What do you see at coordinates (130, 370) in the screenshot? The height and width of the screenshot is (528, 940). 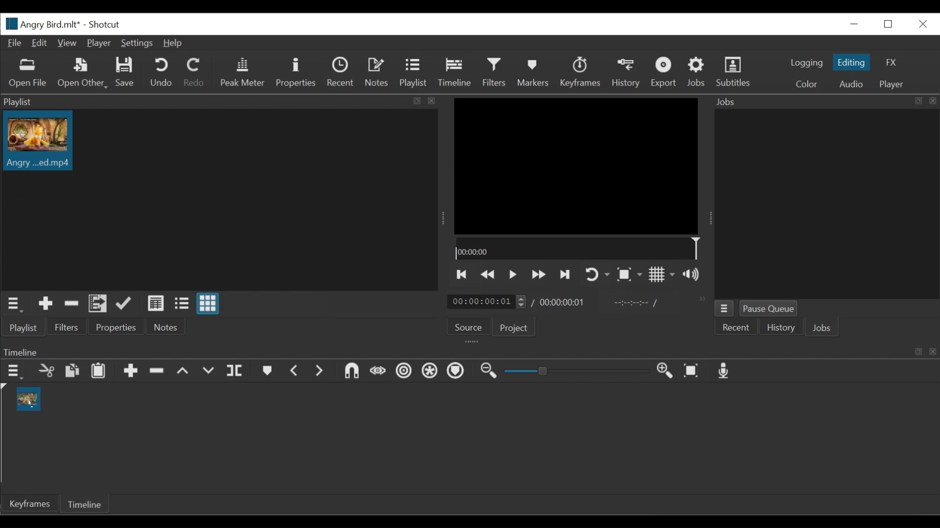 I see `Append` at bounding box center [130, 370].